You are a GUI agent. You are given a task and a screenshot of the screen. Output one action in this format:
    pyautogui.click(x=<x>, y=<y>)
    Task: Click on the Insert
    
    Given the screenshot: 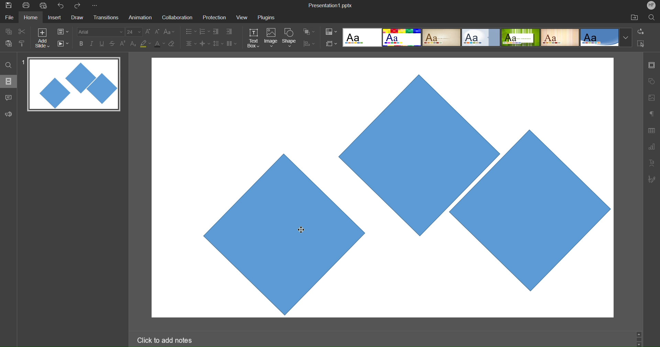 What is the action you would take?
    pyautogui.click(x=54, y=18)
    